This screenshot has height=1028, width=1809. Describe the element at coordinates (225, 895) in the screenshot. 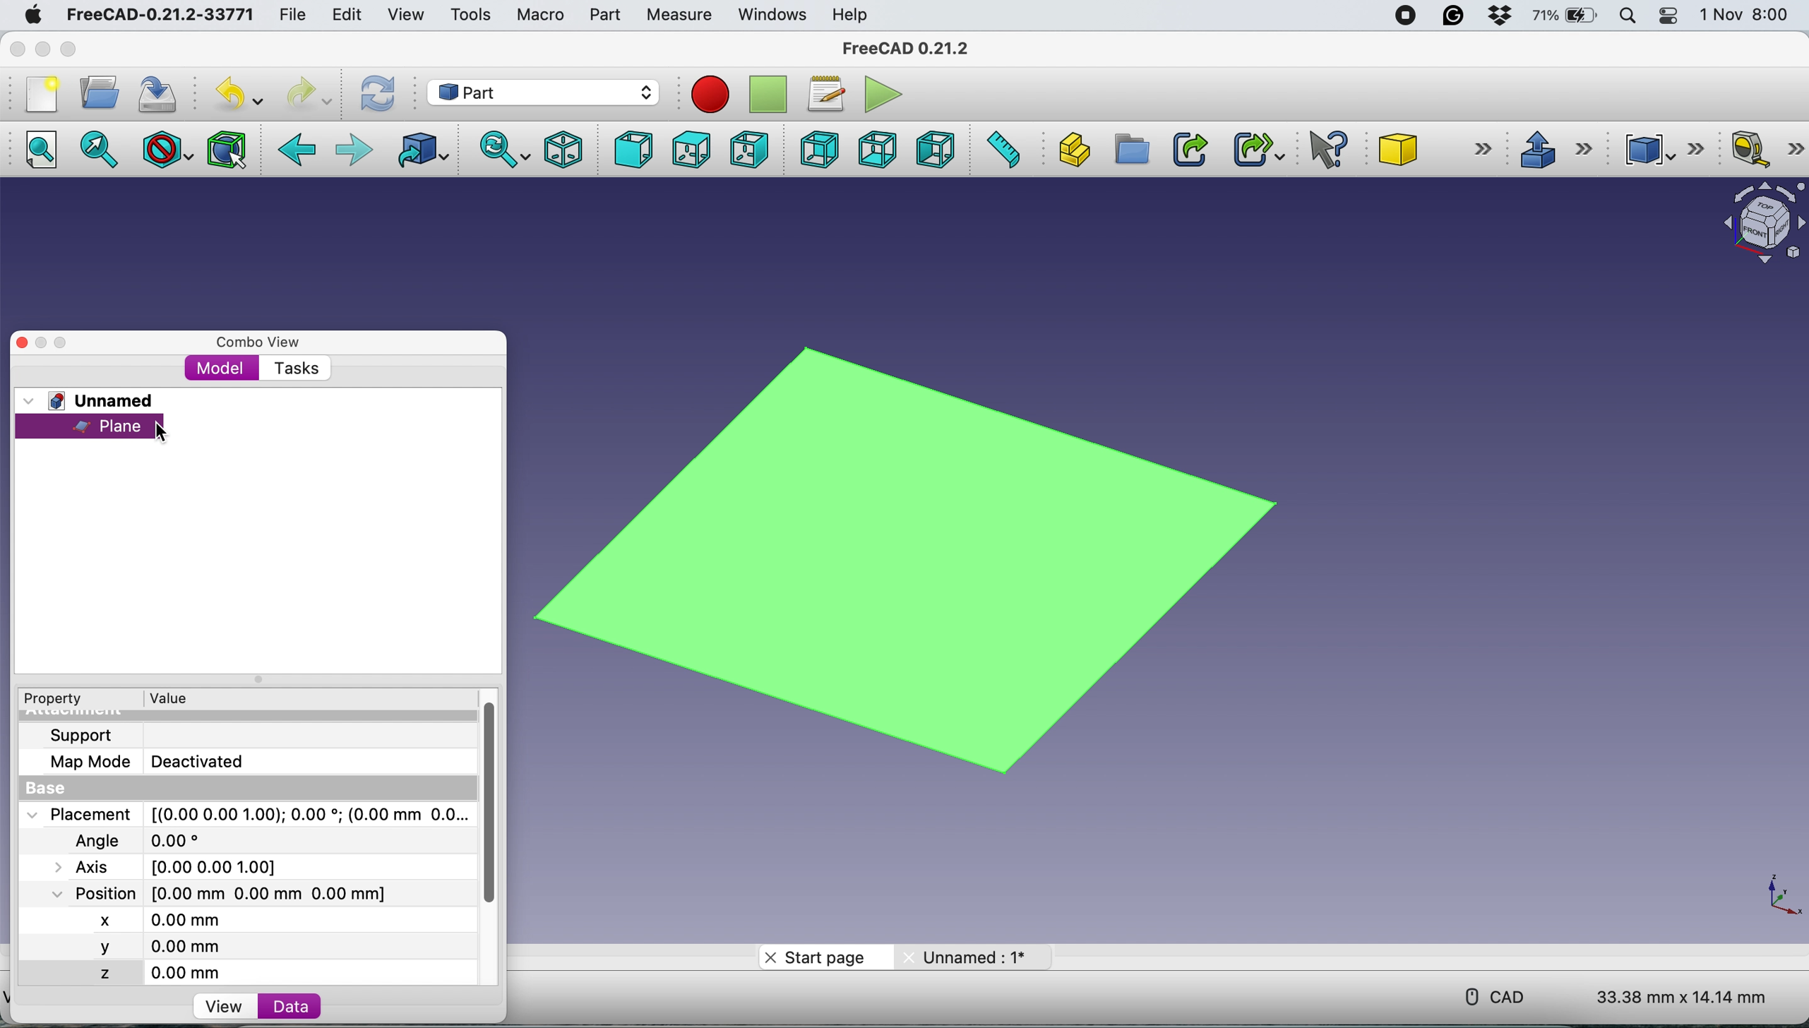

I see `Position [0.00 mm 0.00 mm 0.00 mm]` at that location.